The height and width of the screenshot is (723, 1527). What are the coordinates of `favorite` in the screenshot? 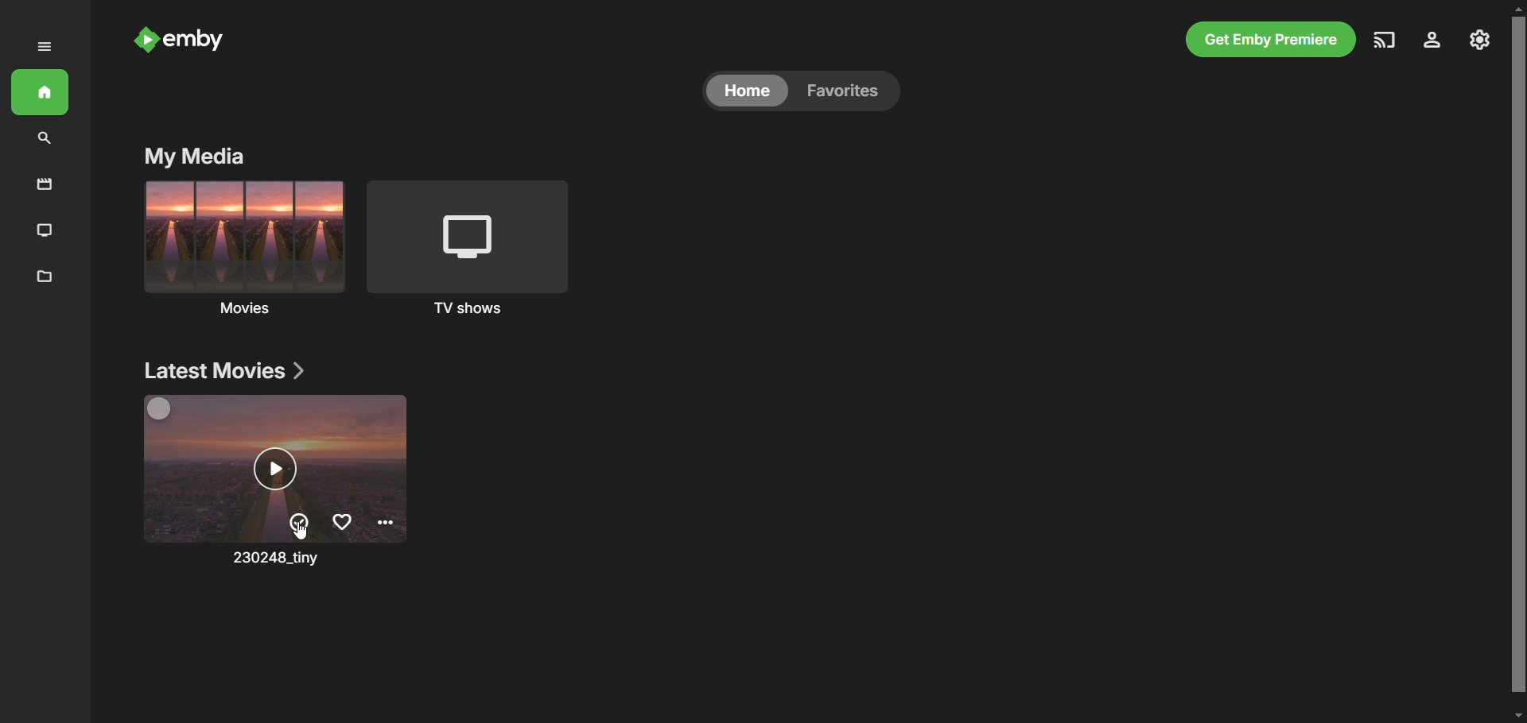 It's located at (851, 93).